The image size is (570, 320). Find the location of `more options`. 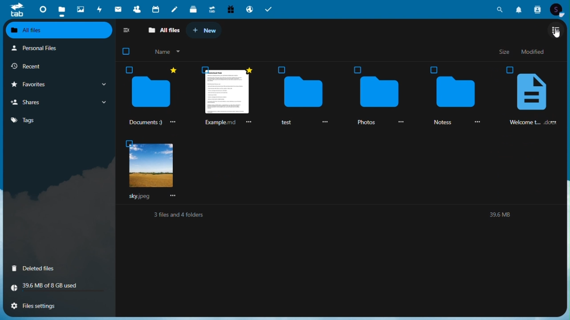

more options is located at coordinates (477, 122).